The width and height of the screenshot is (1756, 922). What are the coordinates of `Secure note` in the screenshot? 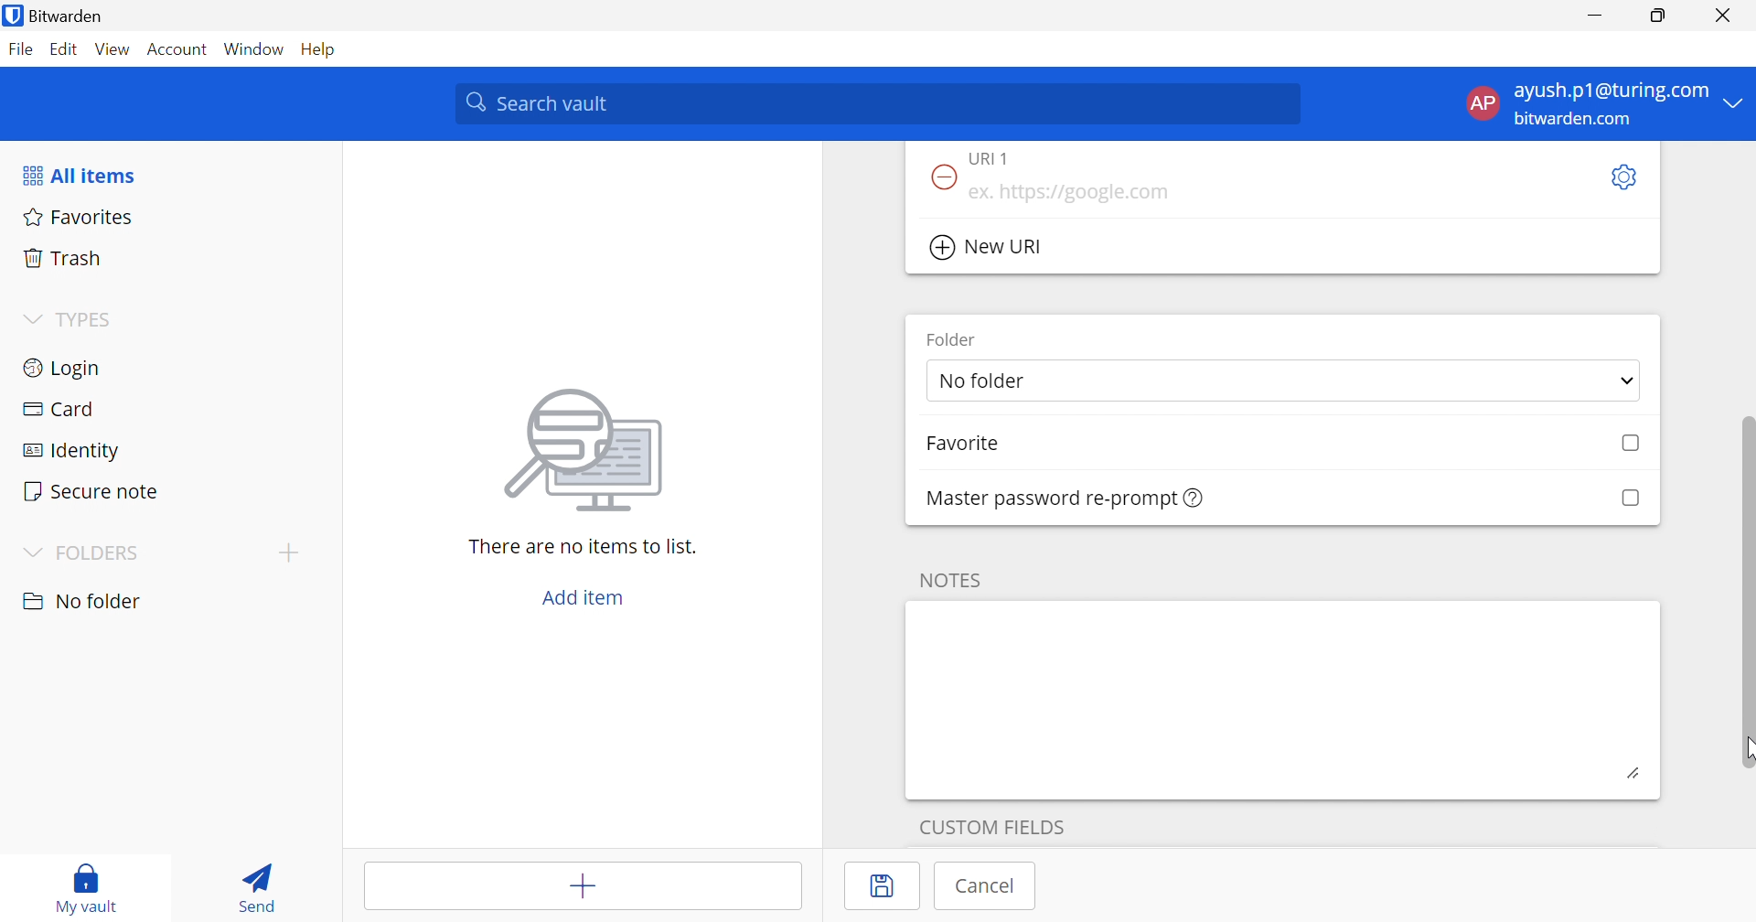 It's located at (90, 493).